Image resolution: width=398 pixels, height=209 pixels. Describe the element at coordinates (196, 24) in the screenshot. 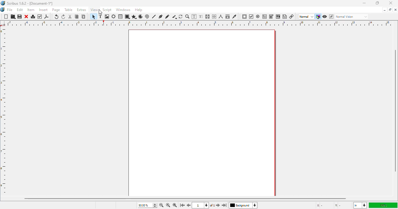

I see `ruler` at that location.